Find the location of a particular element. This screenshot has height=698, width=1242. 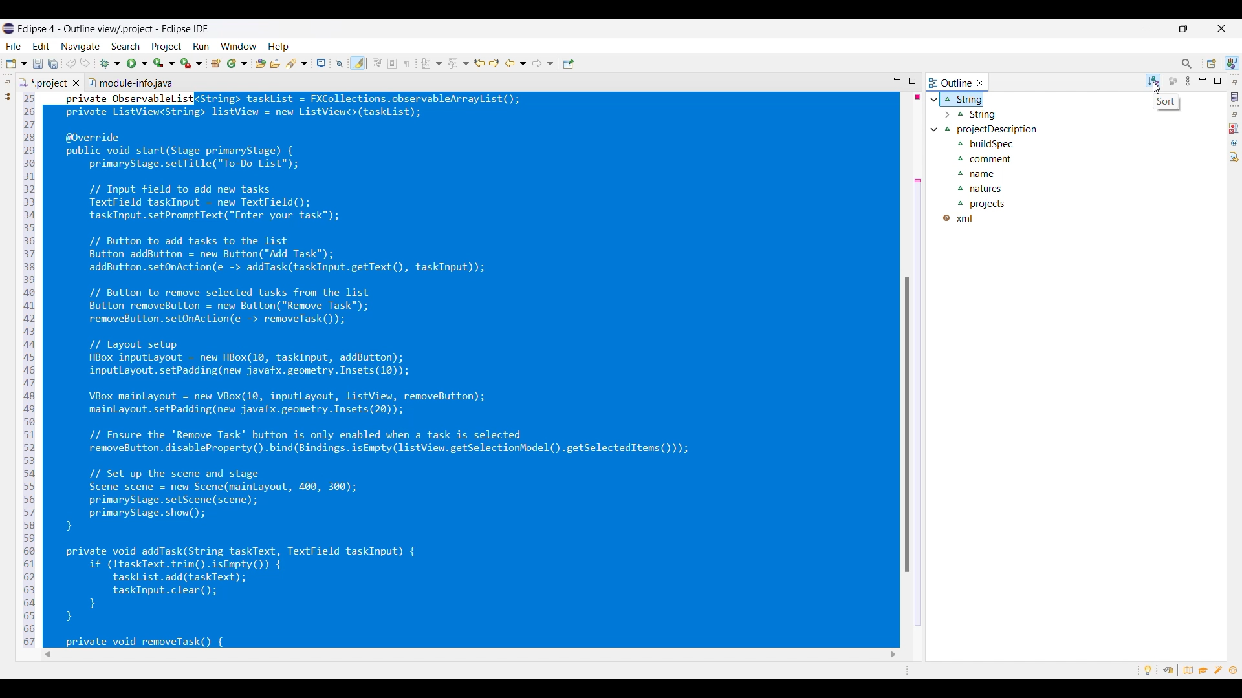

Other tab is located at coordinates (130, 81).